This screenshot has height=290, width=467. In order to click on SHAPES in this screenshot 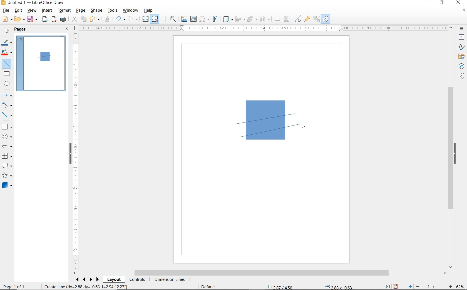, I will do `click(461, 76)`.